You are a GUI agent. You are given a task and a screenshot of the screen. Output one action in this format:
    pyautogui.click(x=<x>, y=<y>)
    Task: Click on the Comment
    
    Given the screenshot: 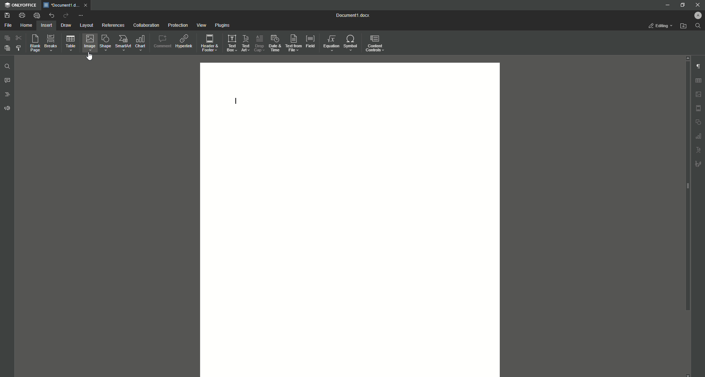 What is the action you would take?
    pyautogui.click(x=163, y=42)
    